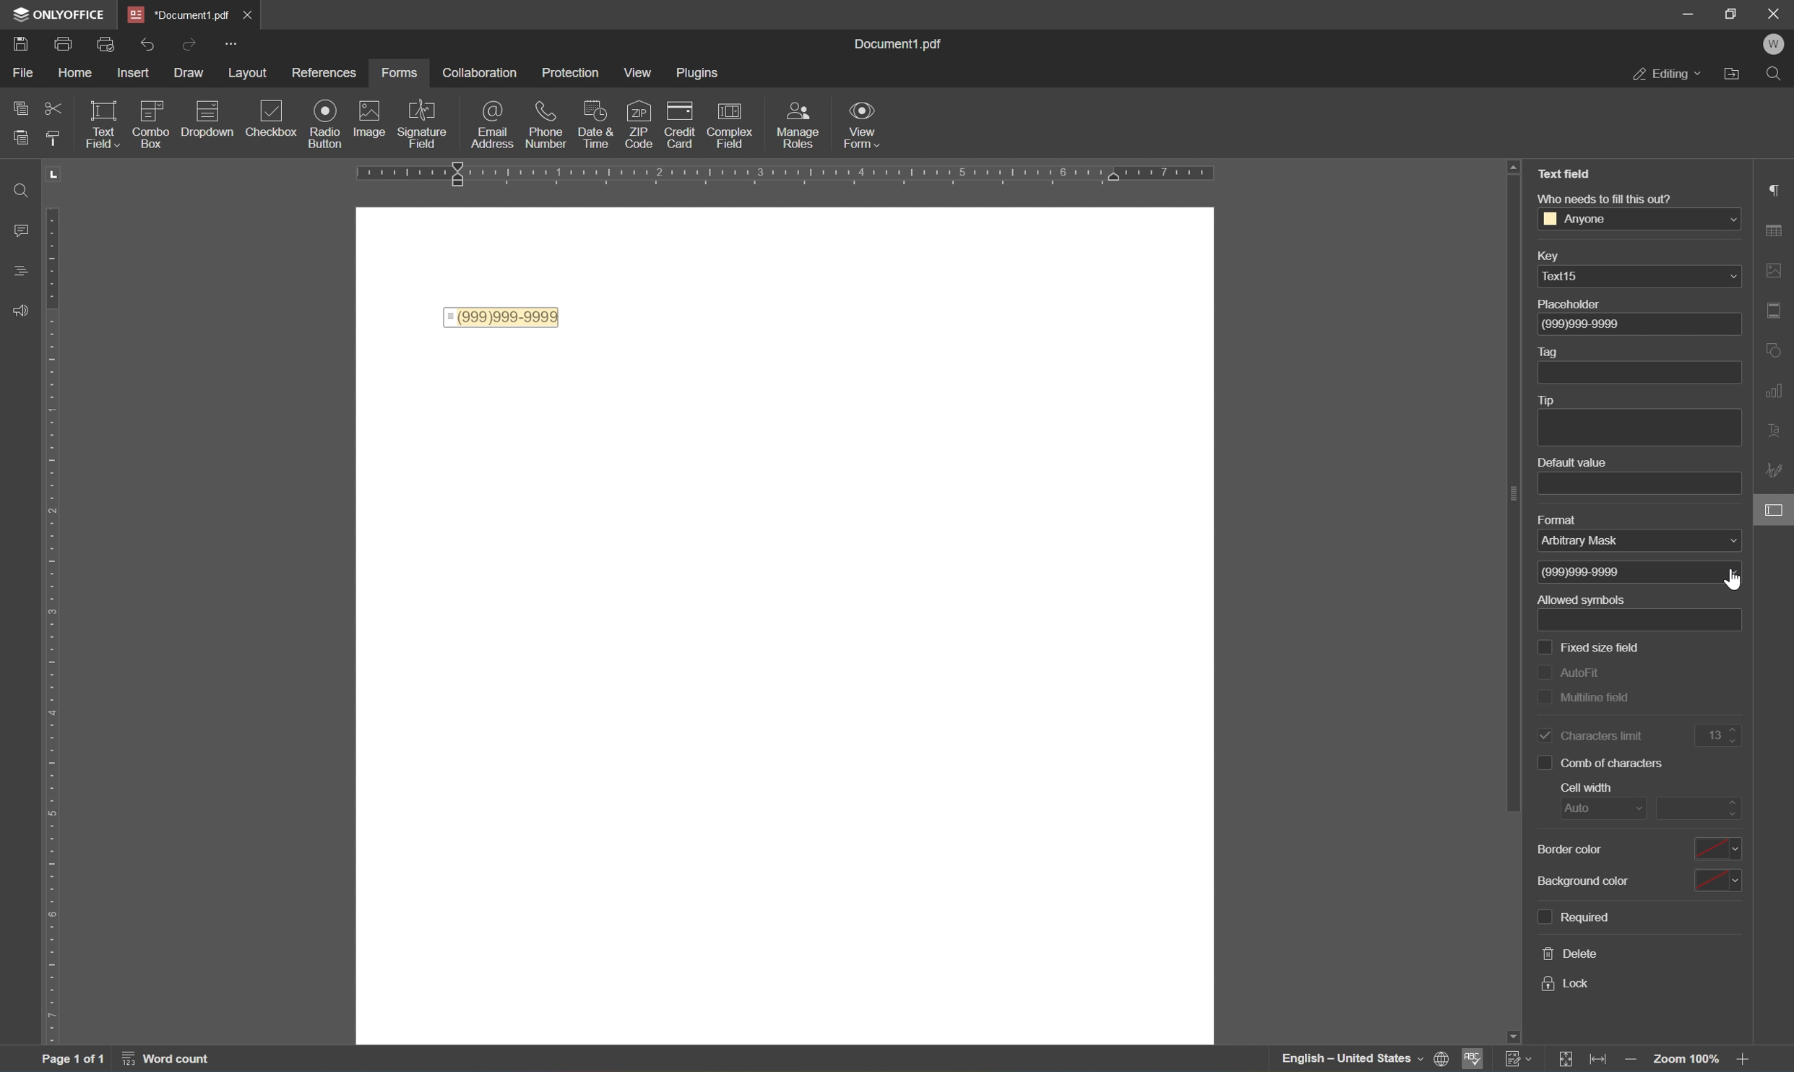 The width and height of the screenshot is (1794, 1072). What do you see at coordinates (22, 139) in the screenshot?
I see `paste` at bounding box center [22, 139].